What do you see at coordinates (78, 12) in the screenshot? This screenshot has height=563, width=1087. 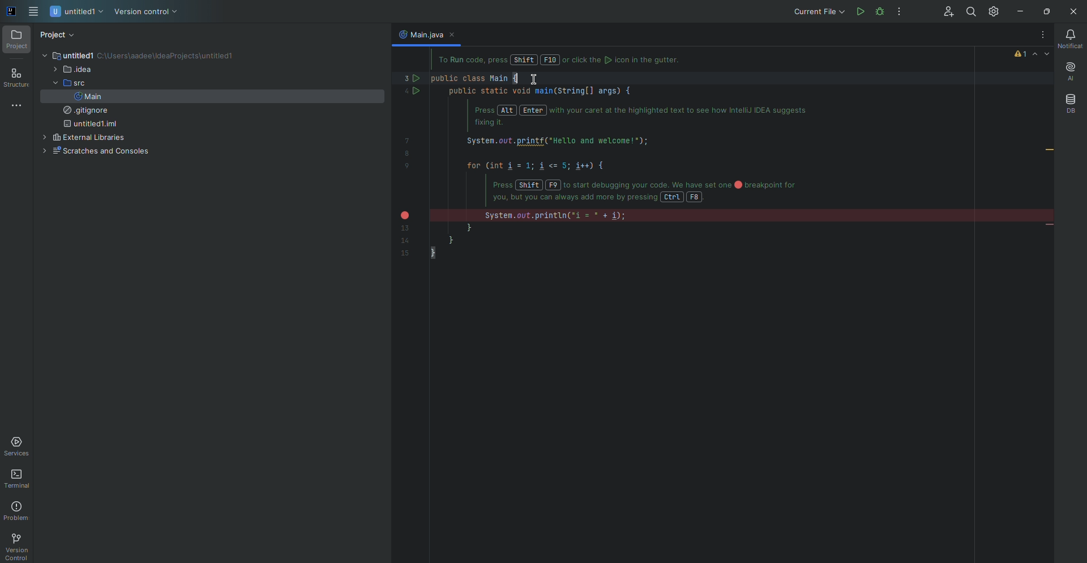 I see `Untitled 1` at bounding box center [78, 12].